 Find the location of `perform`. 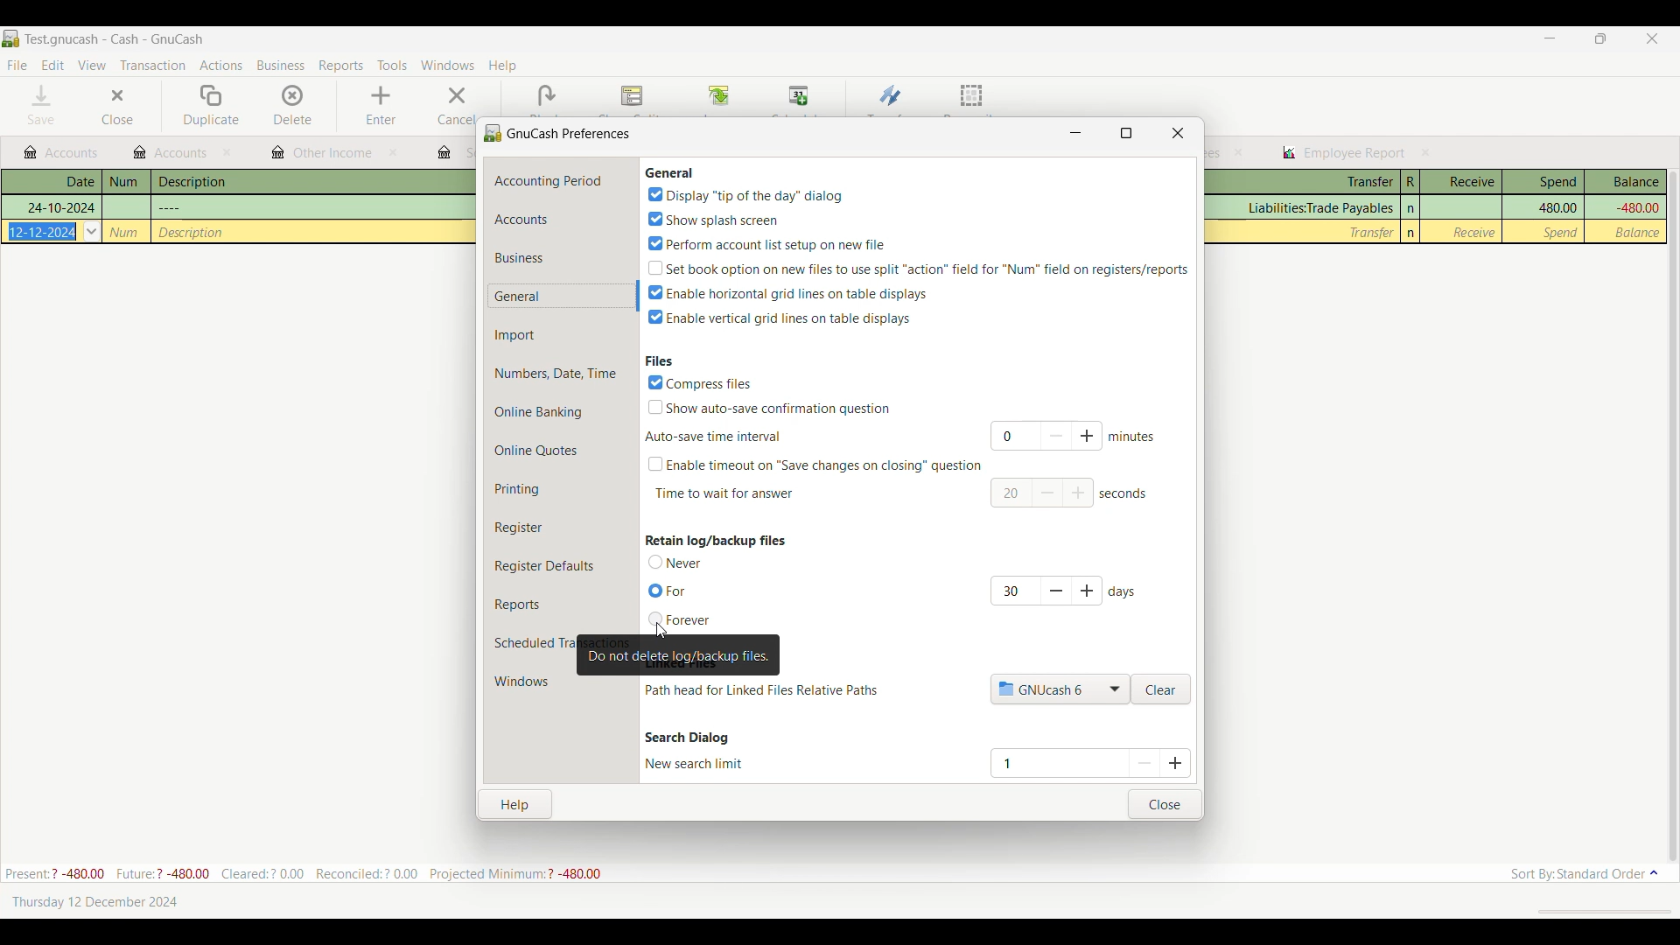

perform is located at coordinates (766, 241).